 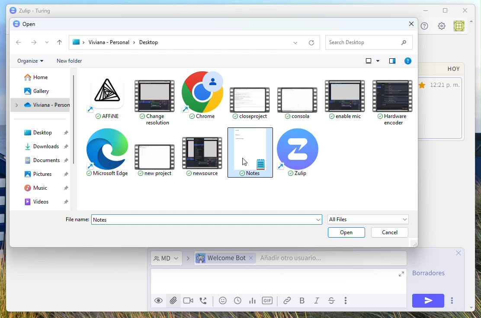 I want to click on consola, so click(x=296, y=100).